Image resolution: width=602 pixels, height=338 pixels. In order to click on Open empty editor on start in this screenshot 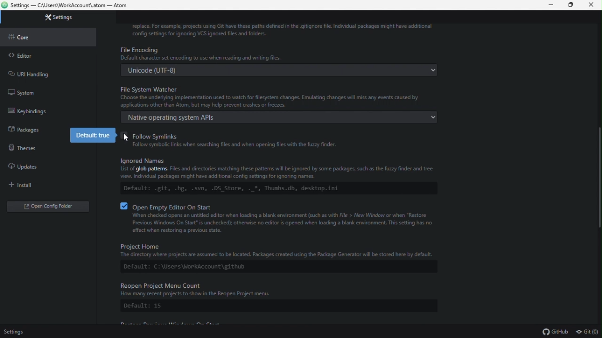, I will do `click(286, 219)`.